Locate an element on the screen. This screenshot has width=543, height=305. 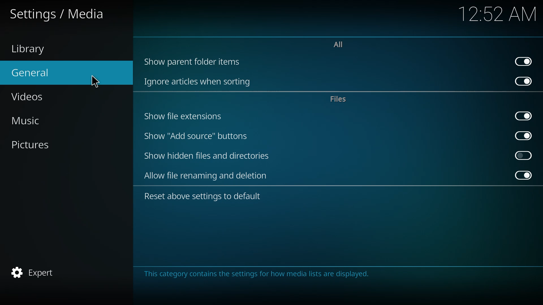
show parent folder items is located at coordinates (193, 62).